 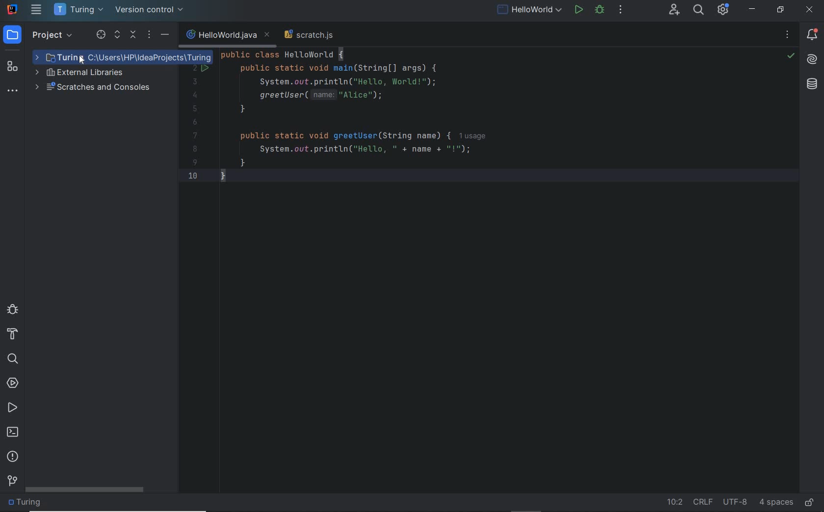 I want to click on Database, so click(x=813, y=84).